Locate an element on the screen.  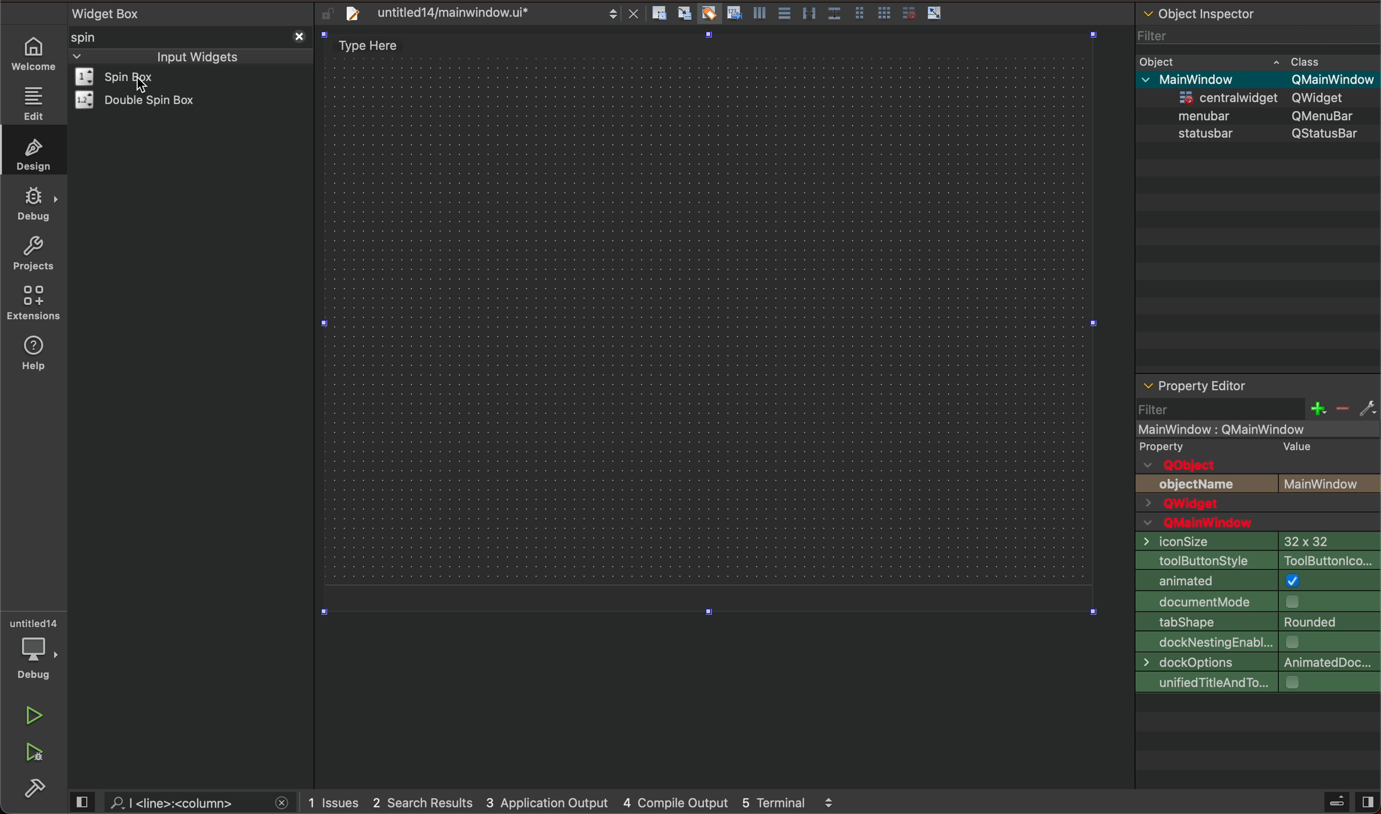
projects is located at coordinates (32, 253).